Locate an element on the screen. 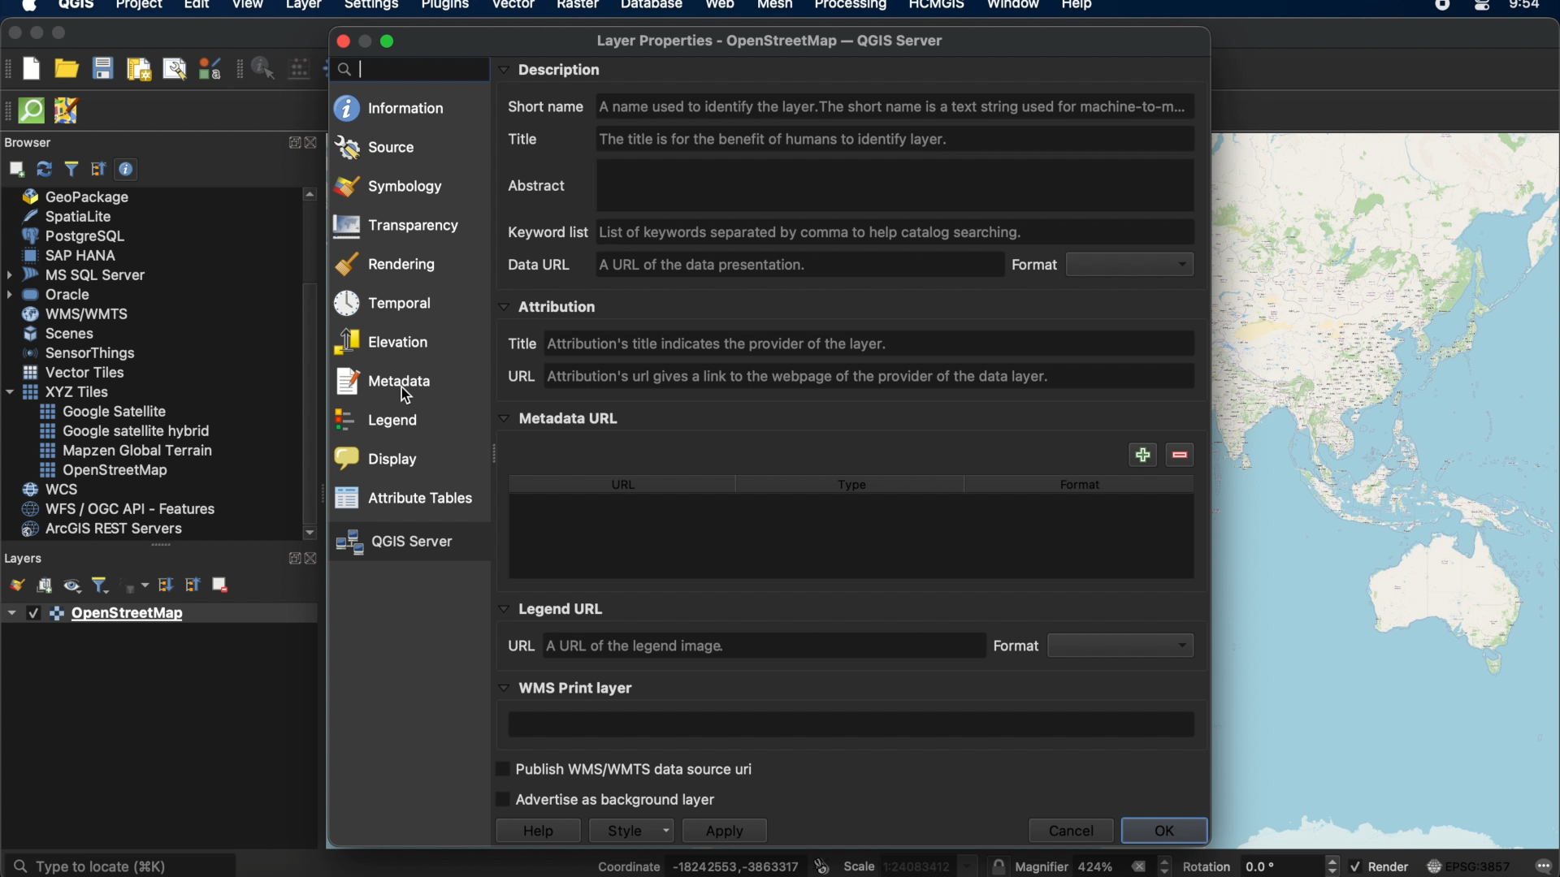 The height and width of the screenshot is (877, 1560). database is located at coordinates (649, 6).